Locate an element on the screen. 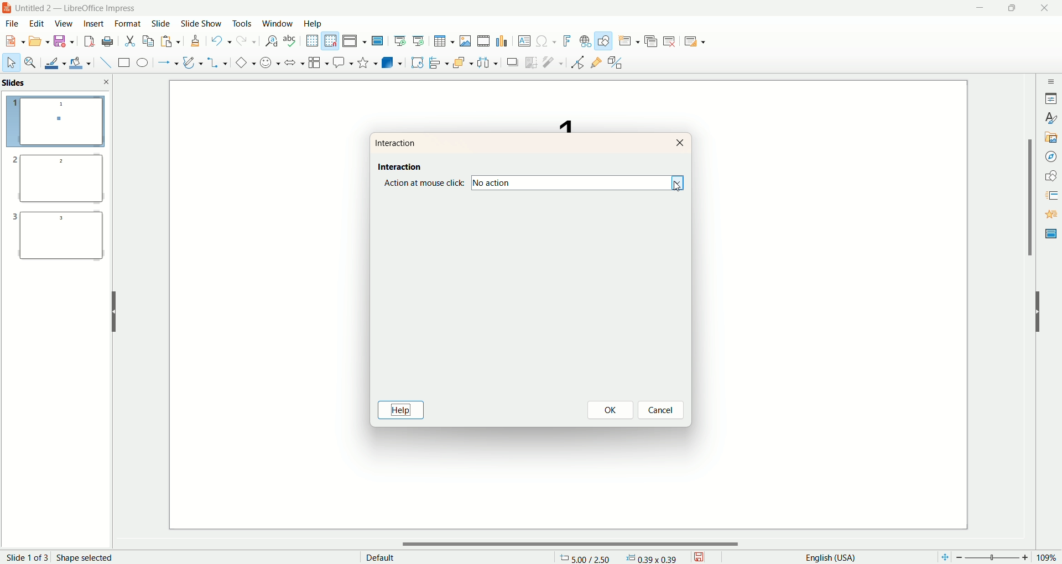 This screenshot has width=1062, height=564. basic shapes is located at coordinates (243, 63).